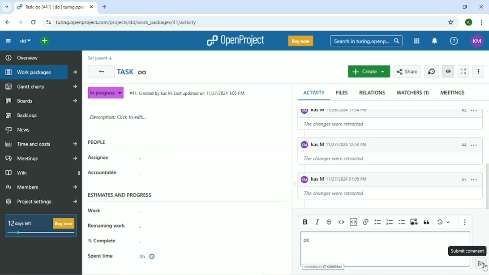 Image resolution: width=489 pixels, height=275 pixels. I want to click on New tab, so click(105, 7).